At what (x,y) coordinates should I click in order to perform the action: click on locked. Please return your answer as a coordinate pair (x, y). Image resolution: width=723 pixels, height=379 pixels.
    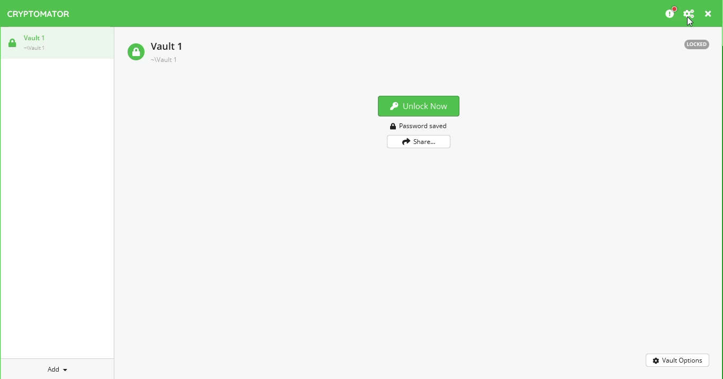
    Looking at the image, I should click on (697, 44).